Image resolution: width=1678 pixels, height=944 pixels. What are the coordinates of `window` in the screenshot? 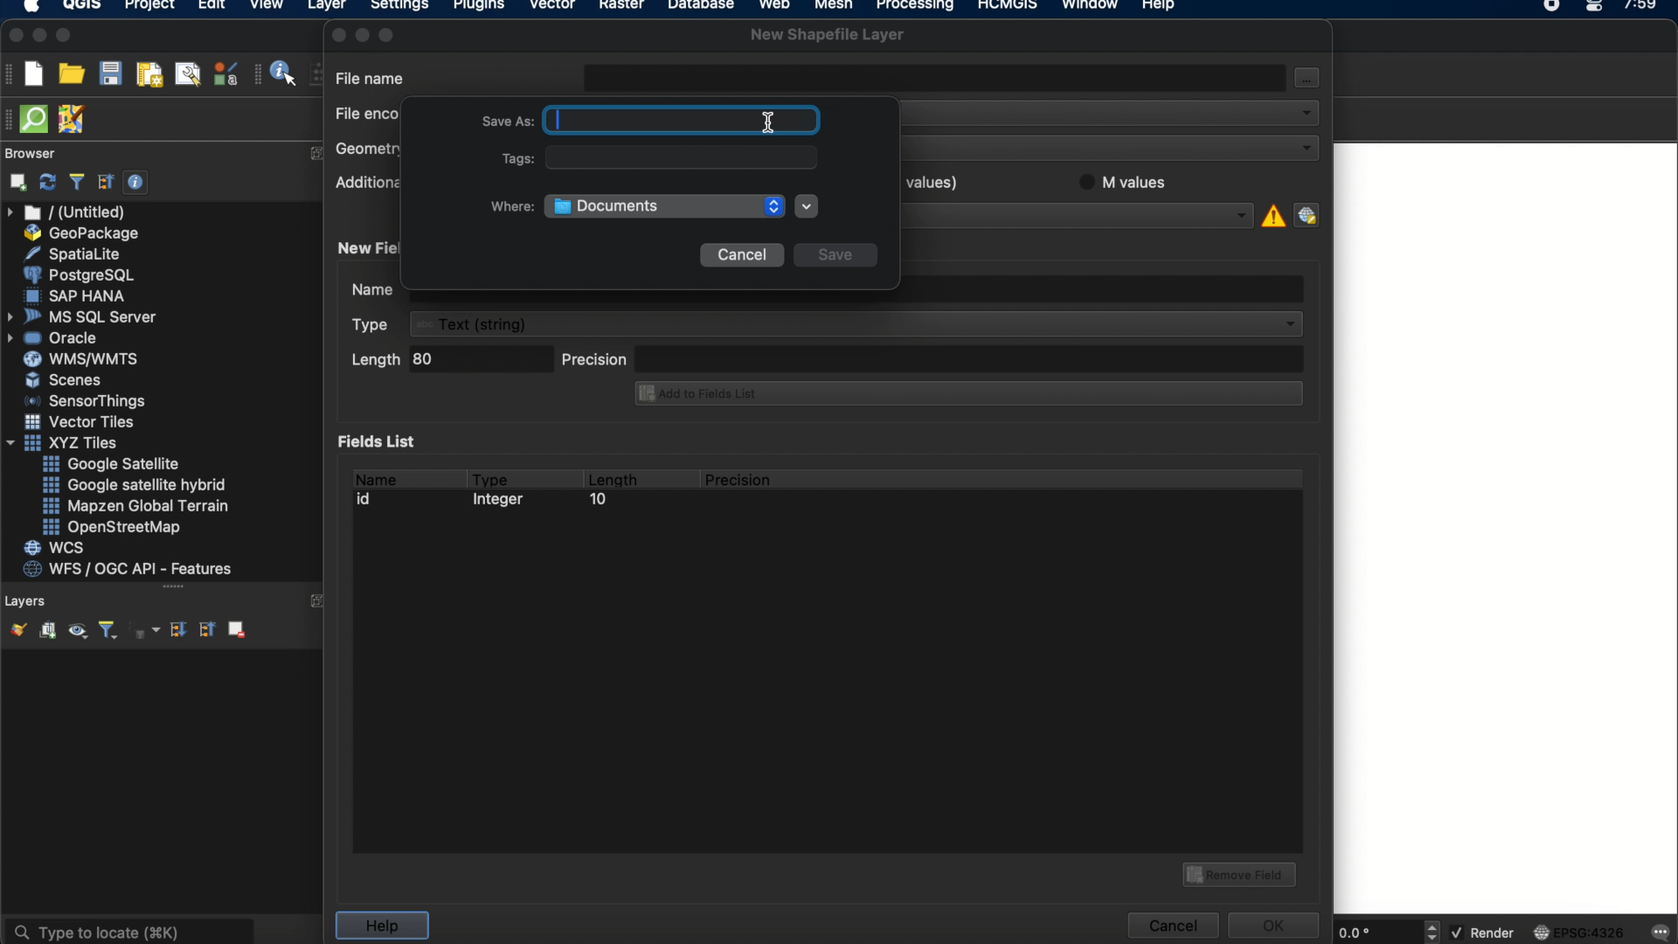 It's located at (1093, 7).